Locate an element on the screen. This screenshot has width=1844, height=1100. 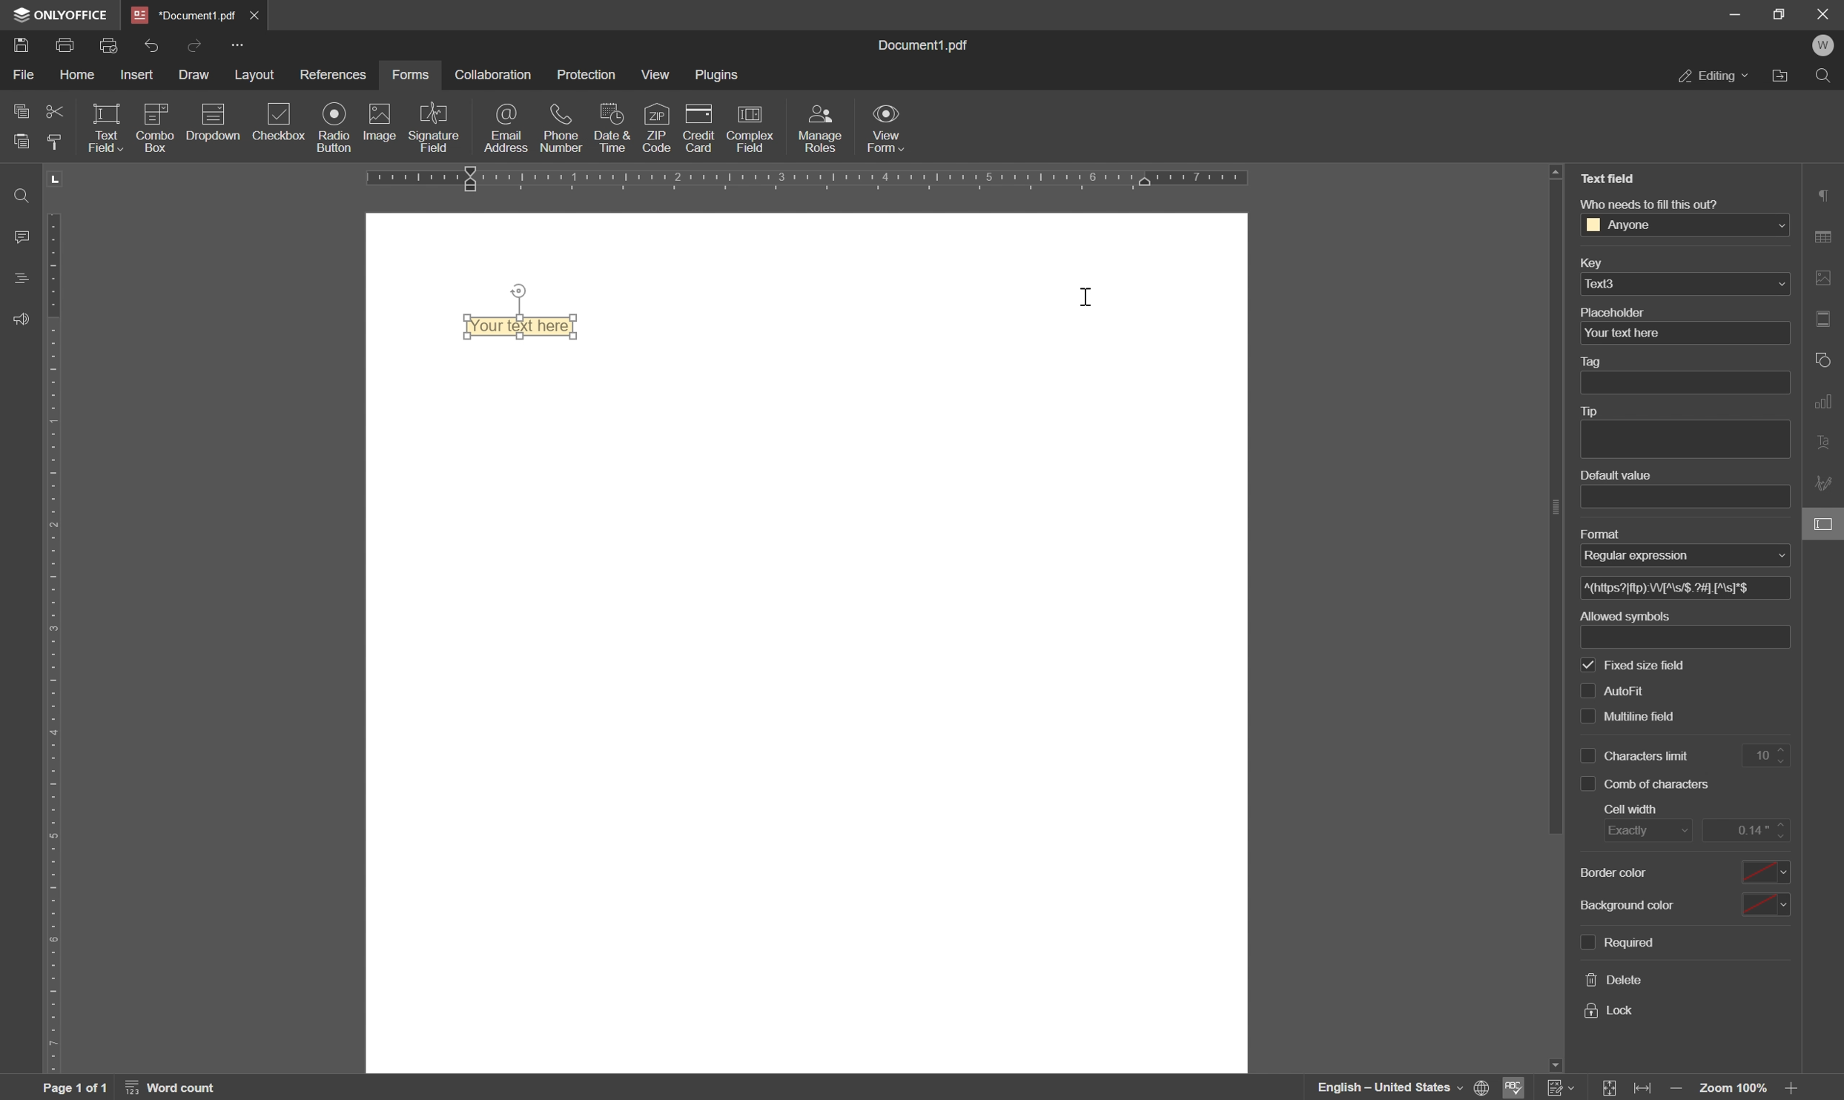
checkbox is located at coordinates (1587, 720).